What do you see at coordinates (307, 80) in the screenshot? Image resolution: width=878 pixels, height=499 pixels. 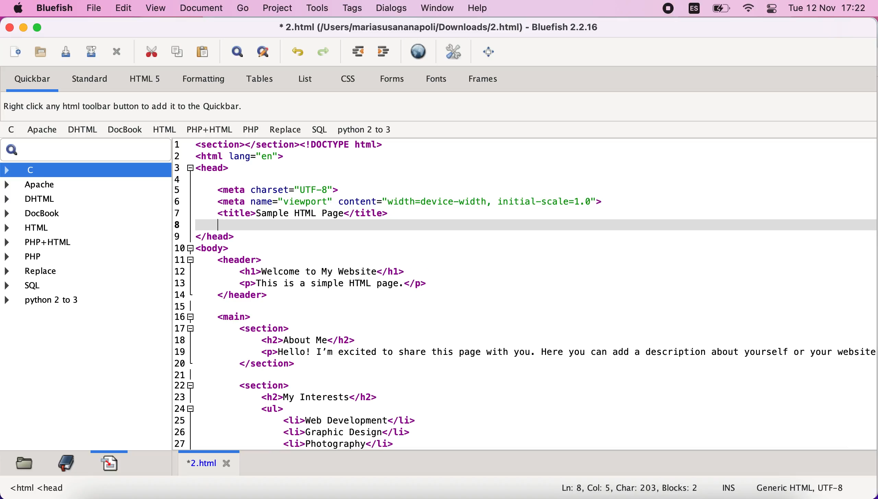 I see `list` at bounding box center [307, 80].